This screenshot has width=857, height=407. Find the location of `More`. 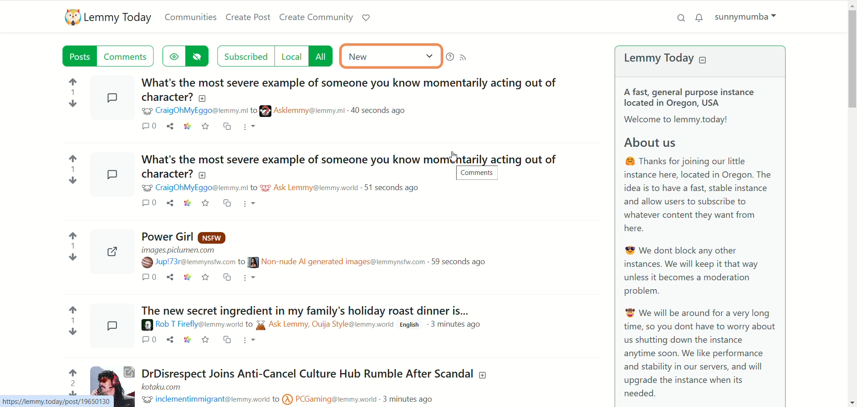

More is located at coordinates (251, 340).